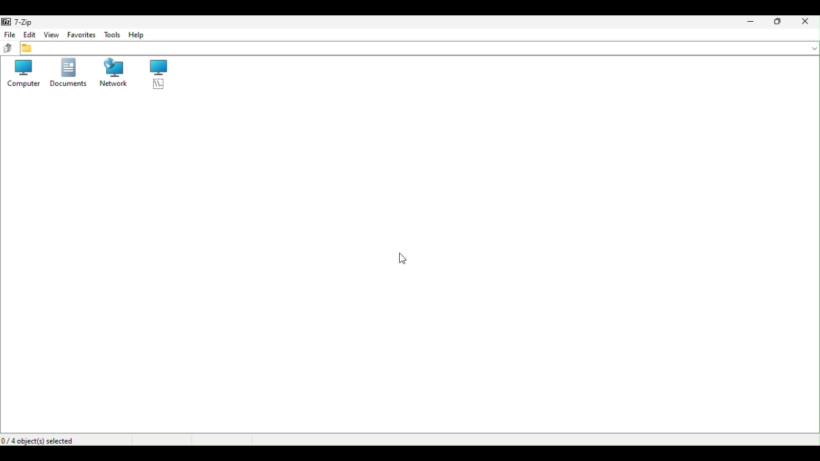 This screenshot has height=461, width=820. Describe the element at coordinates (420, 49) in the screenshot. I see `File address bar` at that location.